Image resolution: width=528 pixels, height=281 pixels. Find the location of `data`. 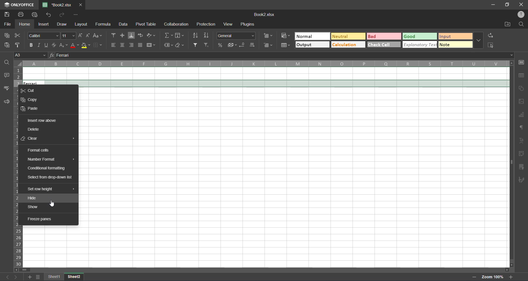

data is located at coordinates (123, 24).